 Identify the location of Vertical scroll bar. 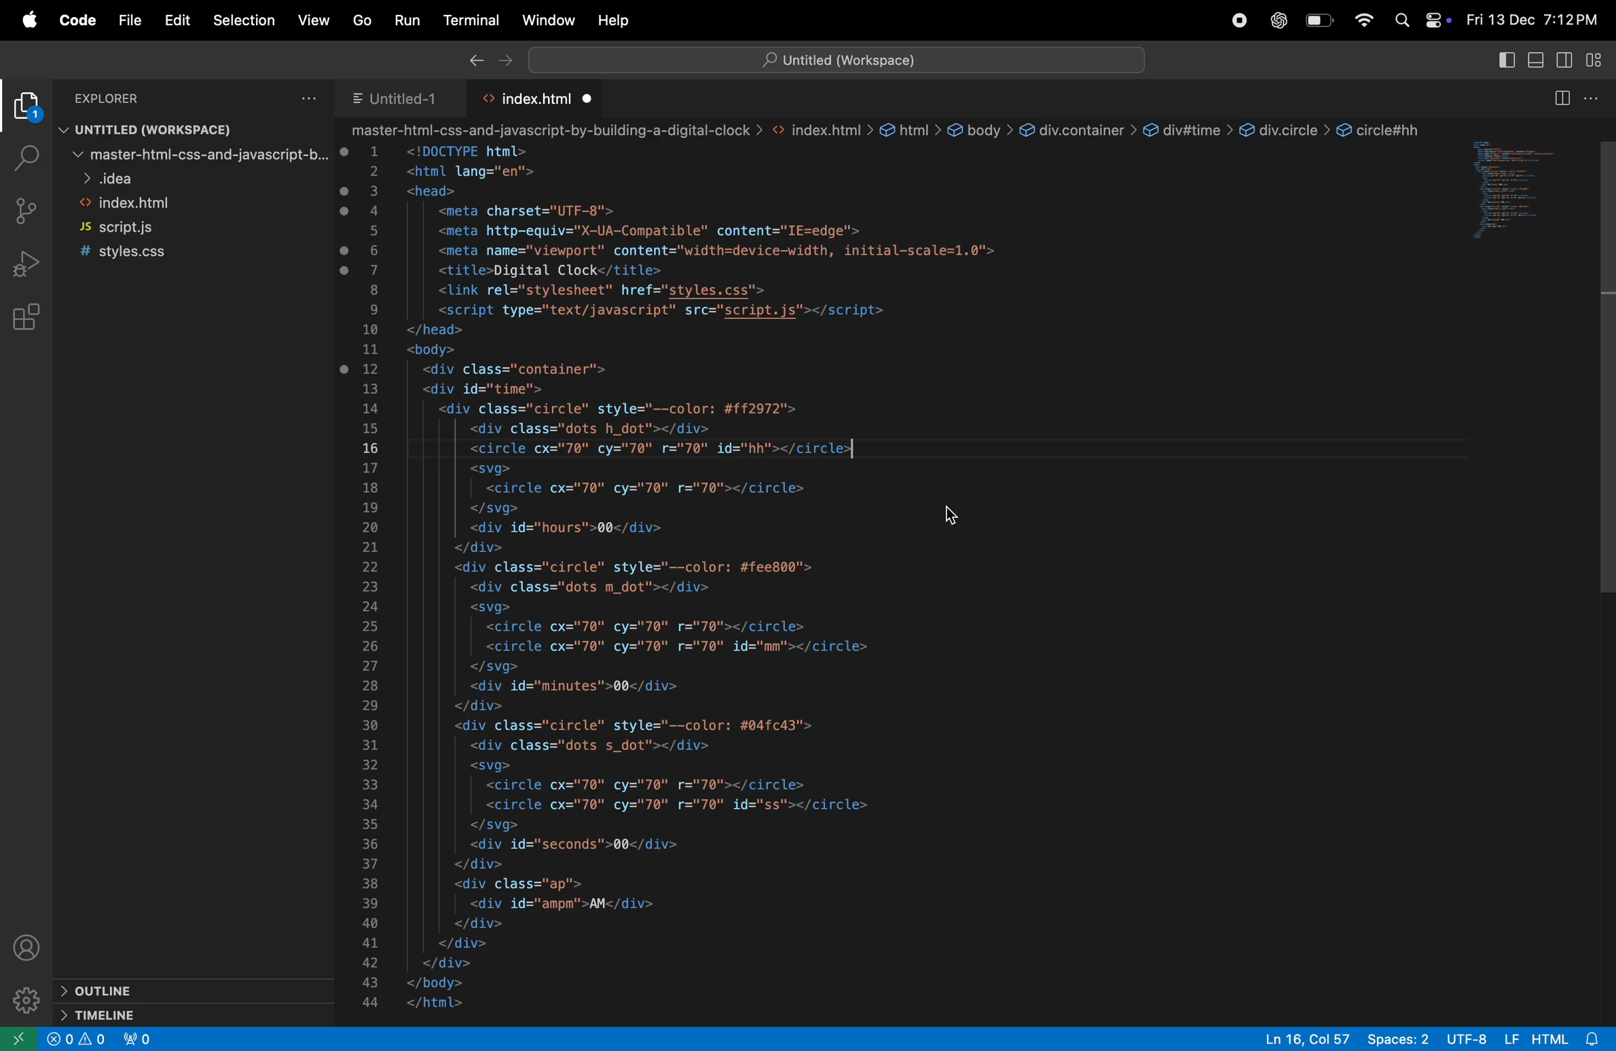
(1606, 361).